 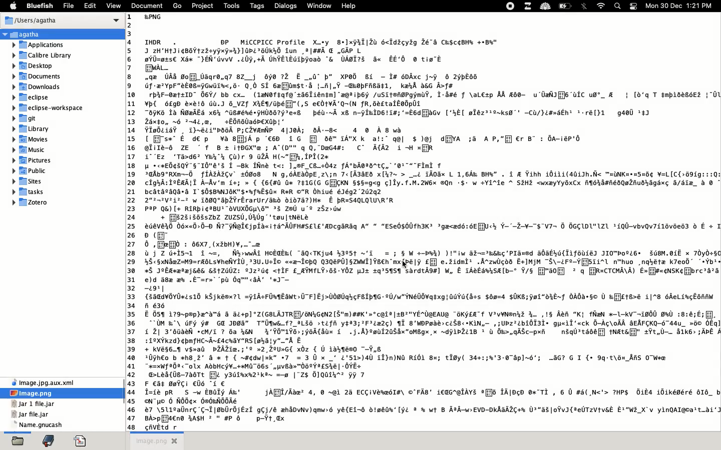 What do you see at coordinates (32, 97) in the screenshot?
I see `eclipse` at bounding box center [32, 97].